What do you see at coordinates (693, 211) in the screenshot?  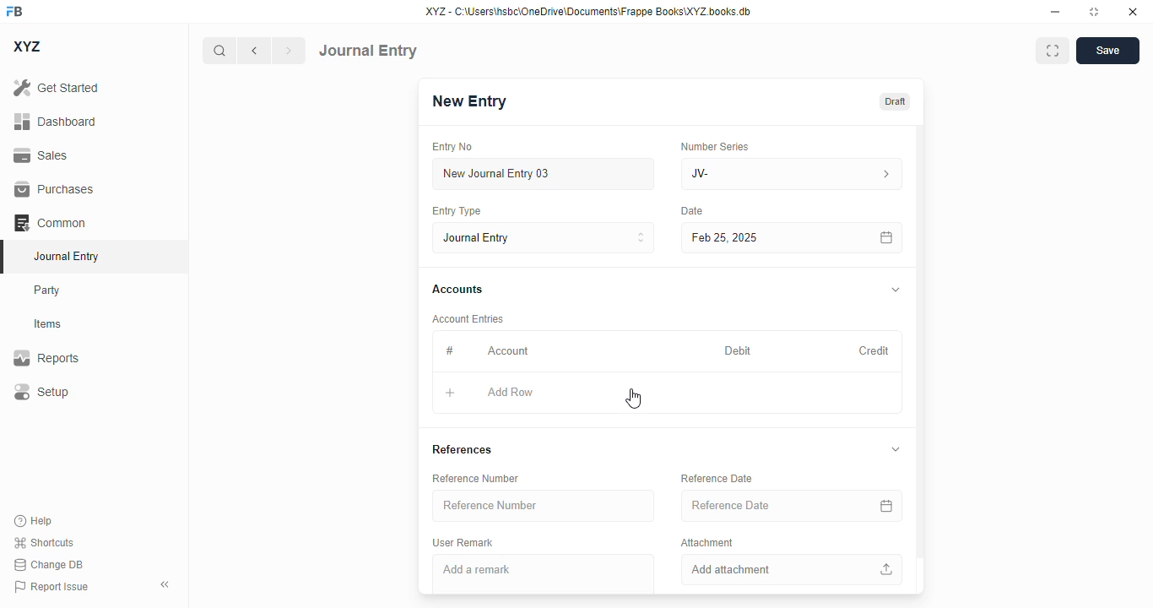 I see `date` at bounding box center [693, 211].